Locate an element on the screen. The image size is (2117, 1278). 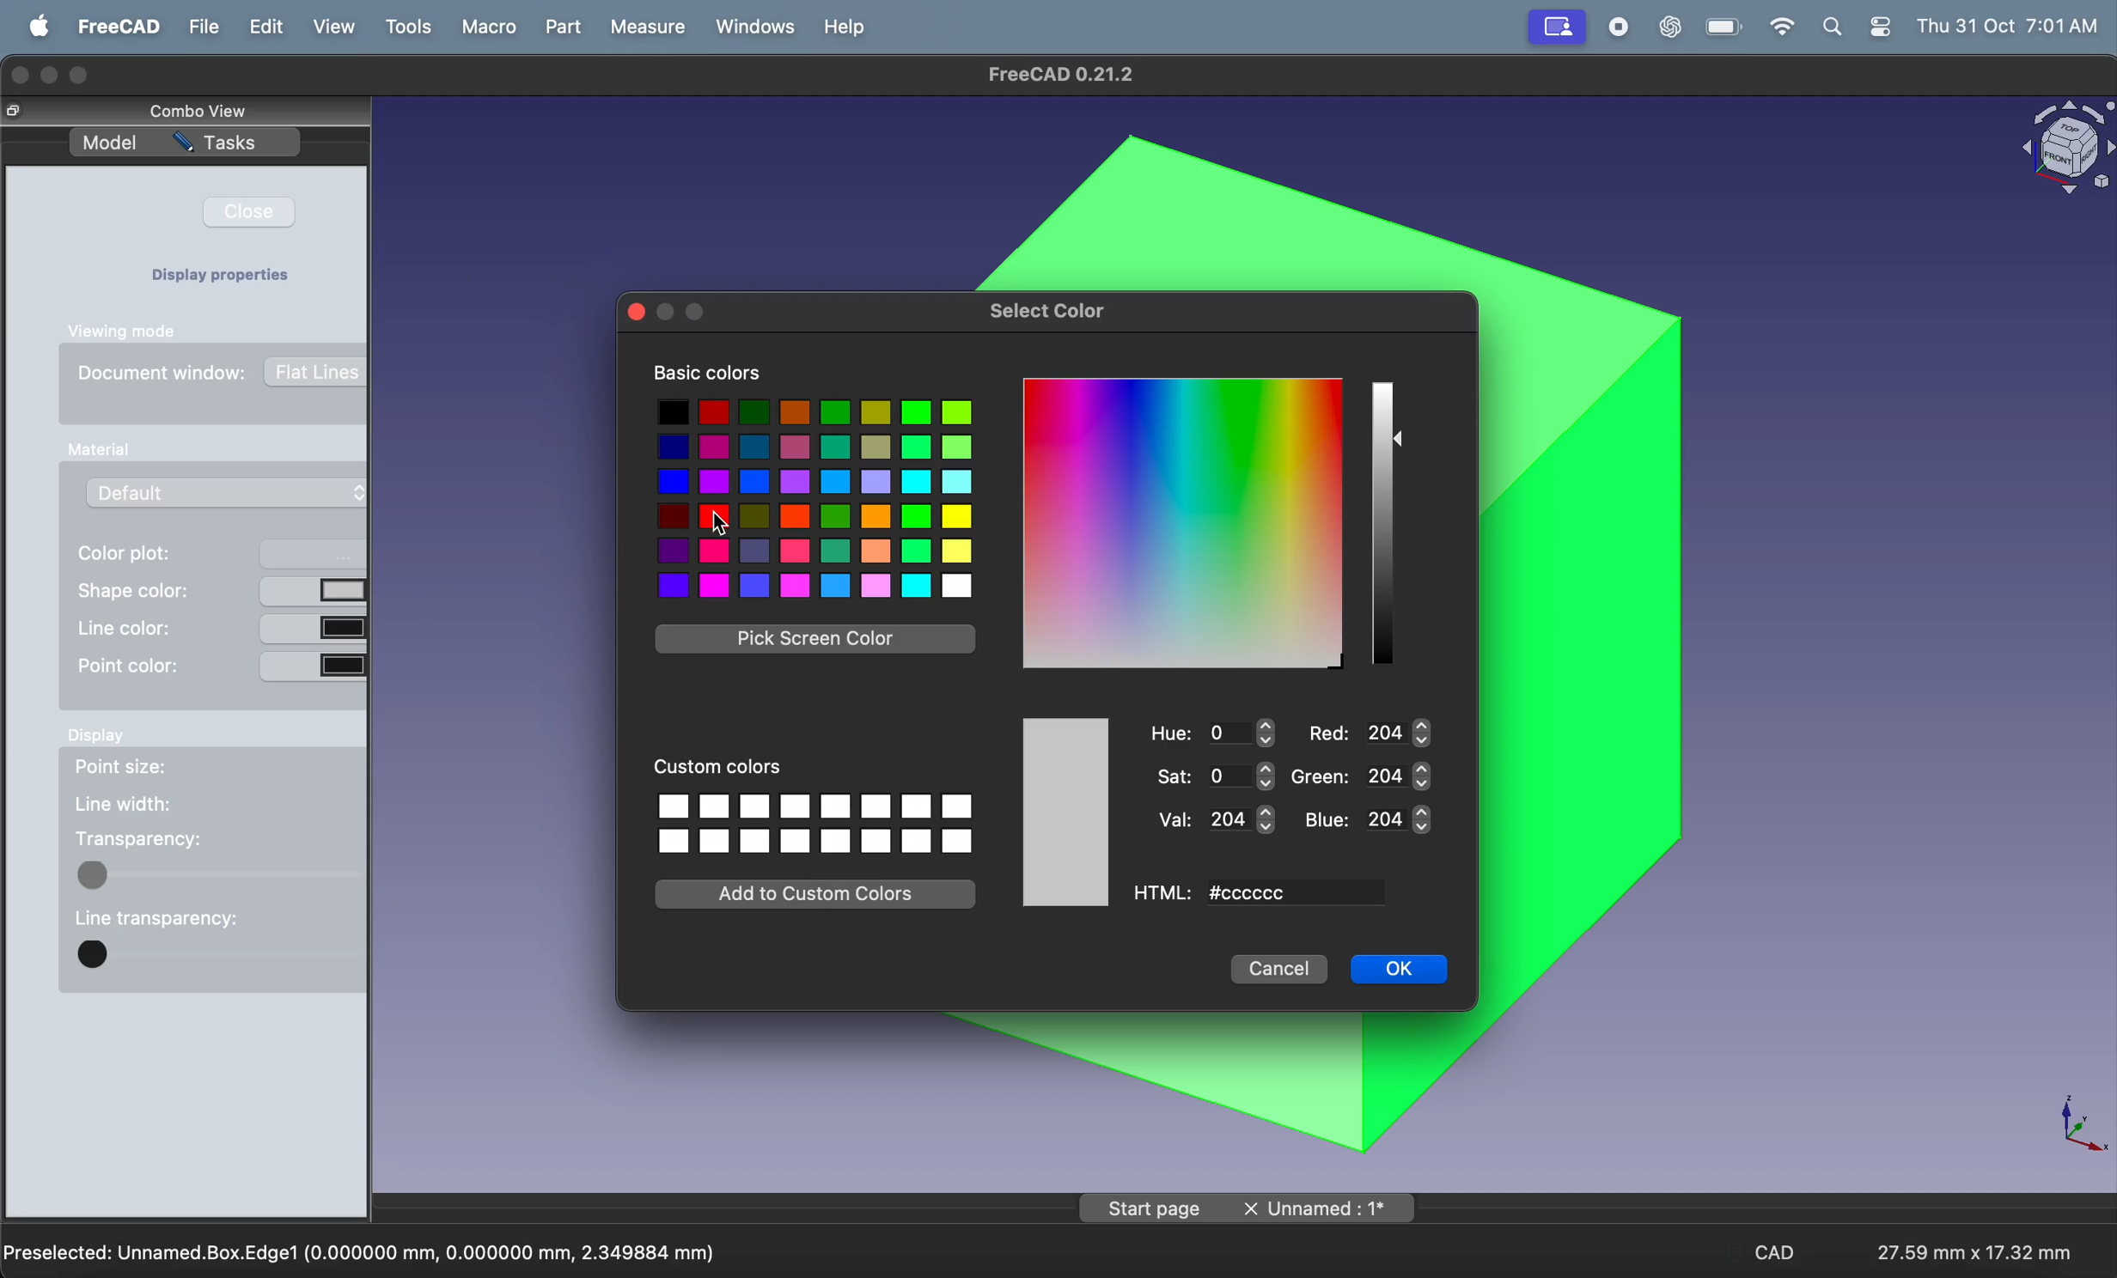
close is located at coordinates (259, 212).